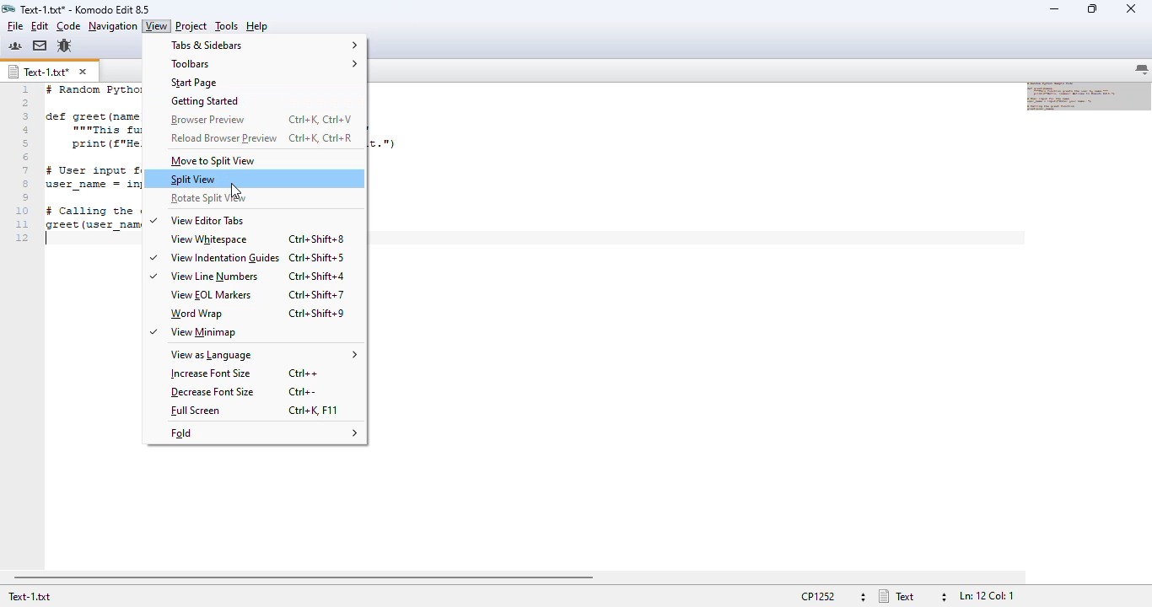  What do you see at coordinates (317, 238) in the screenshot?
I see `shortcut for view whitespace` at bounding box center [317, 238].